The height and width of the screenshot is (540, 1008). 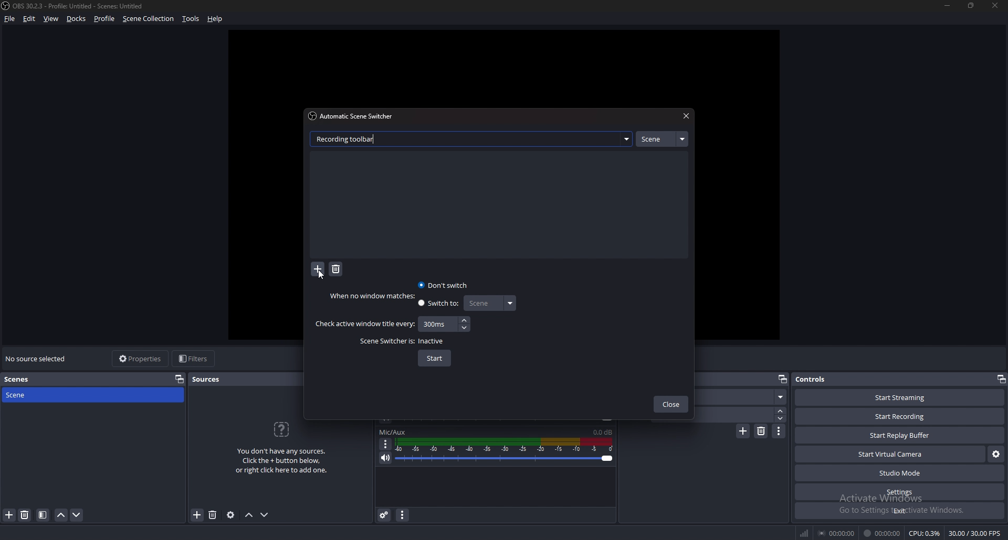 I want to click on configure virtual camera, so click(x=996, y=453).